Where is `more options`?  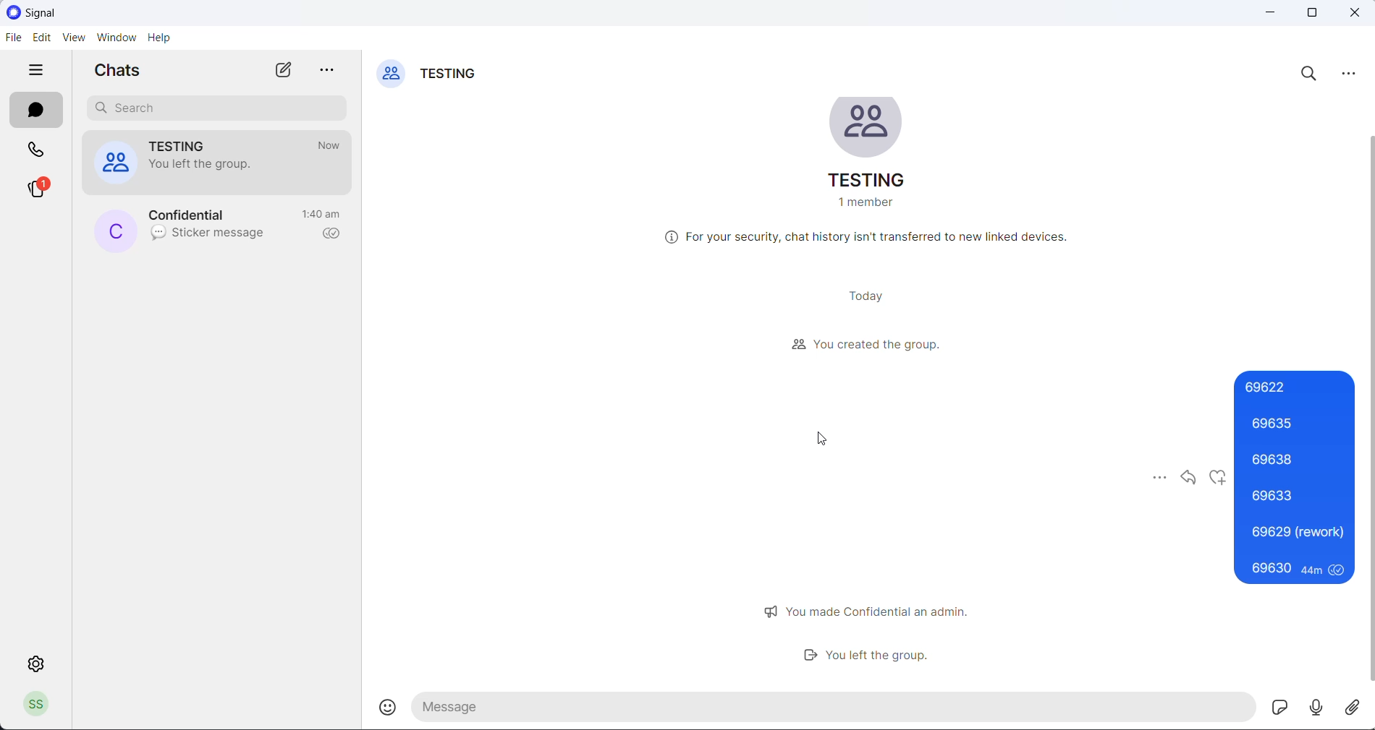 more options is located at coordinates (1350, 72).